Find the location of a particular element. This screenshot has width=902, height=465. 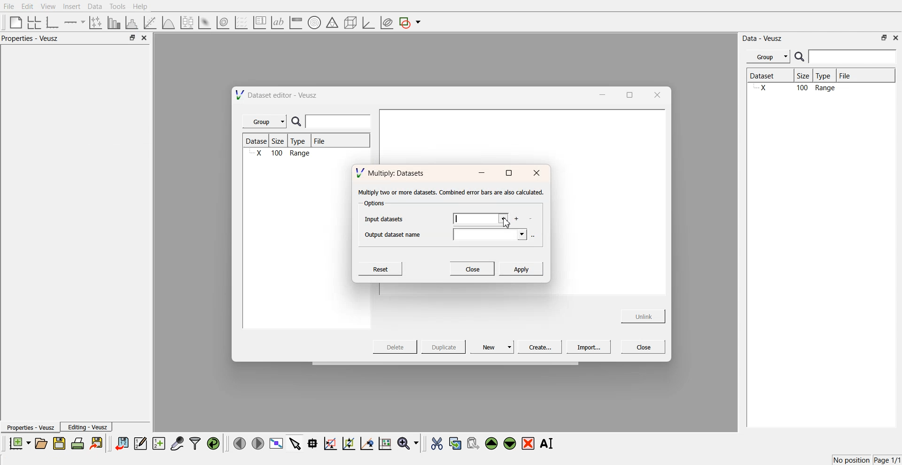

View is located at coordinates (47, 7).